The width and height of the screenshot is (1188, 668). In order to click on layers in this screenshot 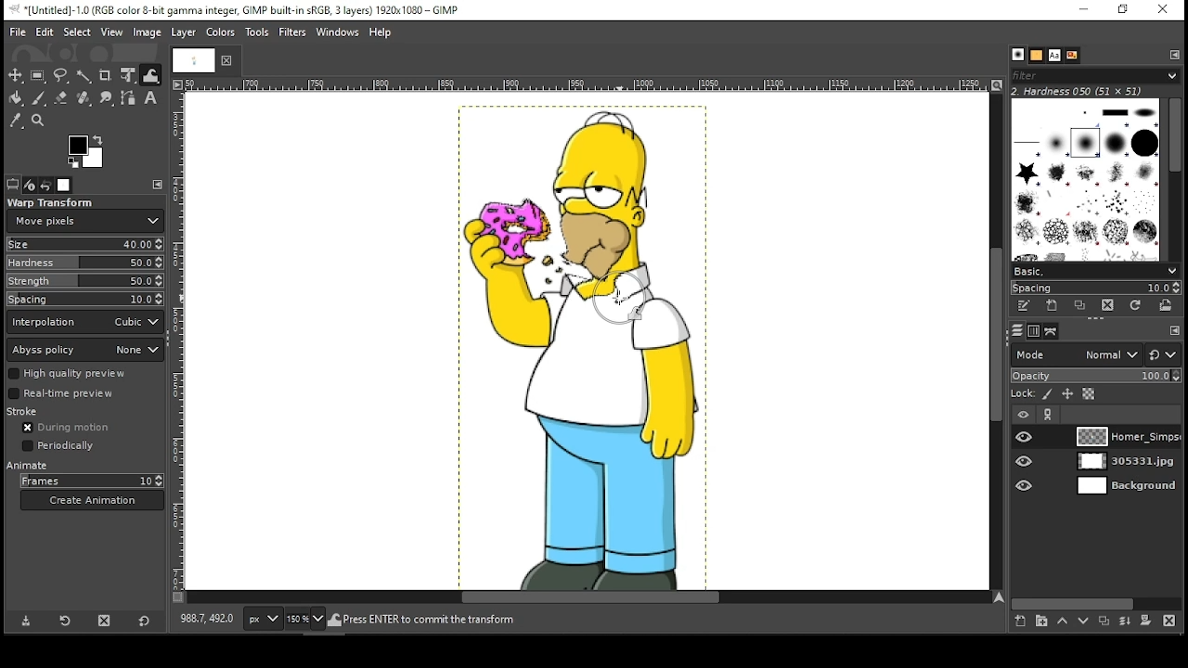, I will do `click(1017, 330)`.